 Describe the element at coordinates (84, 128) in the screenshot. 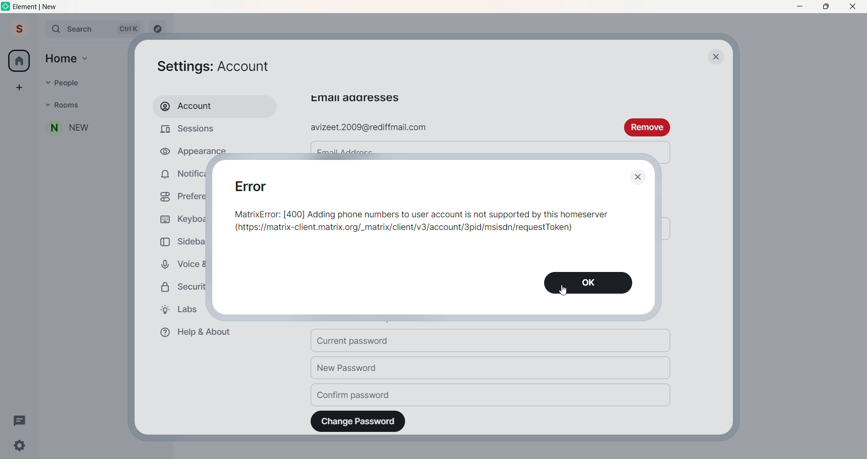

I see `People added to Room` at that location.